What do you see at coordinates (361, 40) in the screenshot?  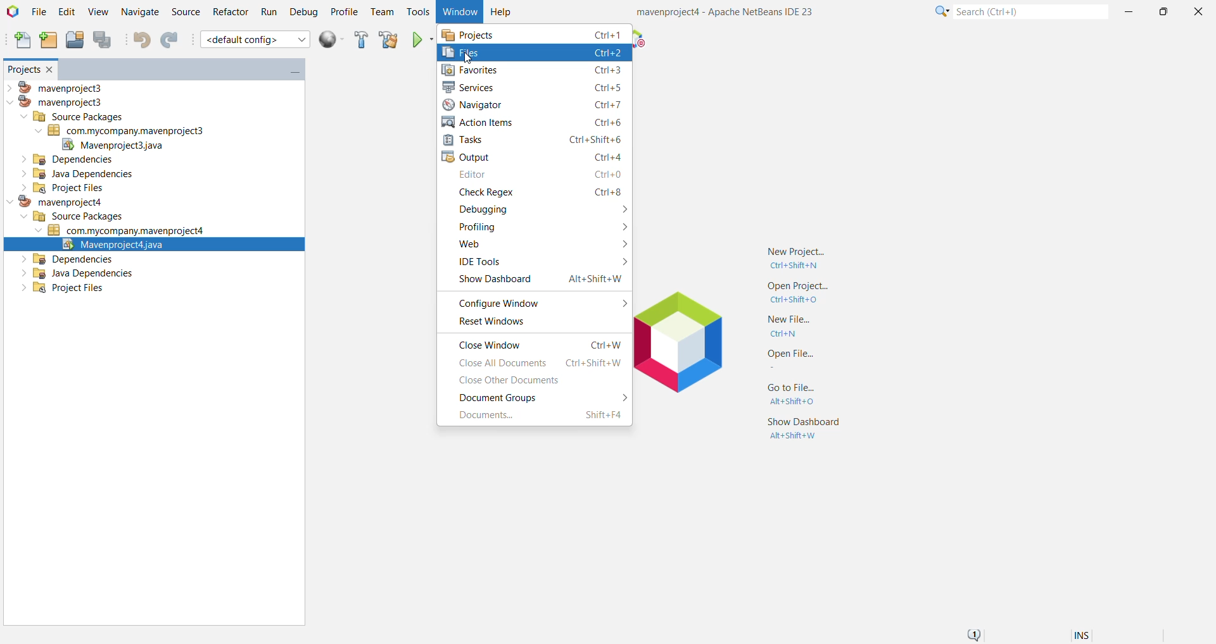 I see `Build Project` at bounding box center [361, 40].